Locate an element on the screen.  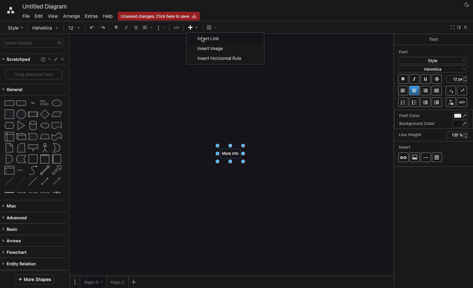
square is located at coordinates (9, 114).